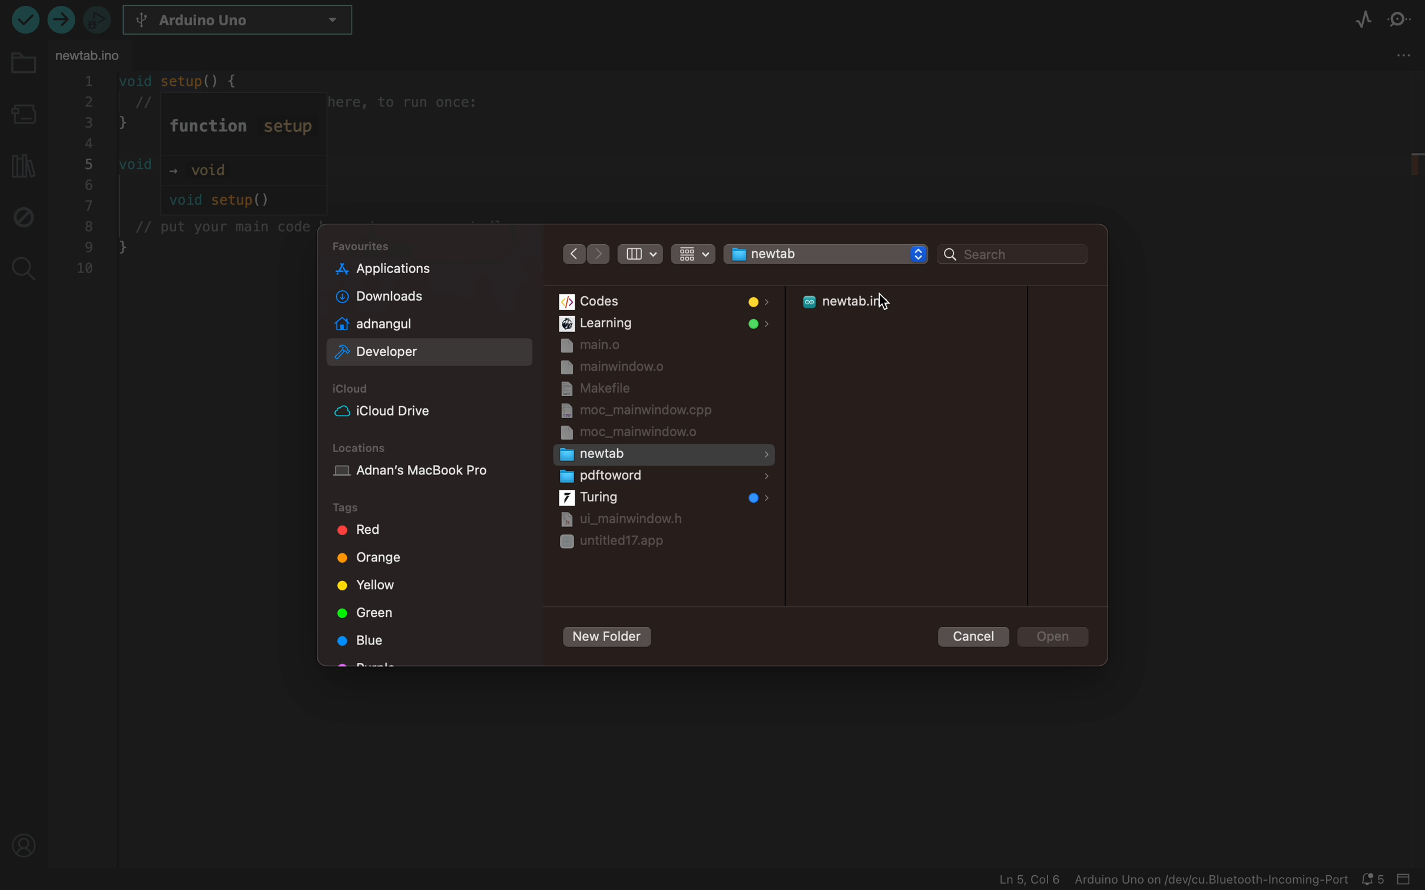  I want to click on select folder drop down, so click(919, 254).